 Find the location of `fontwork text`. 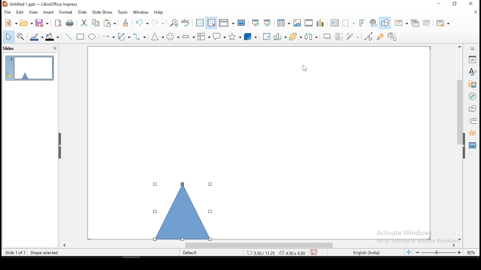

fontwork text is located at coordinates (359, 23).